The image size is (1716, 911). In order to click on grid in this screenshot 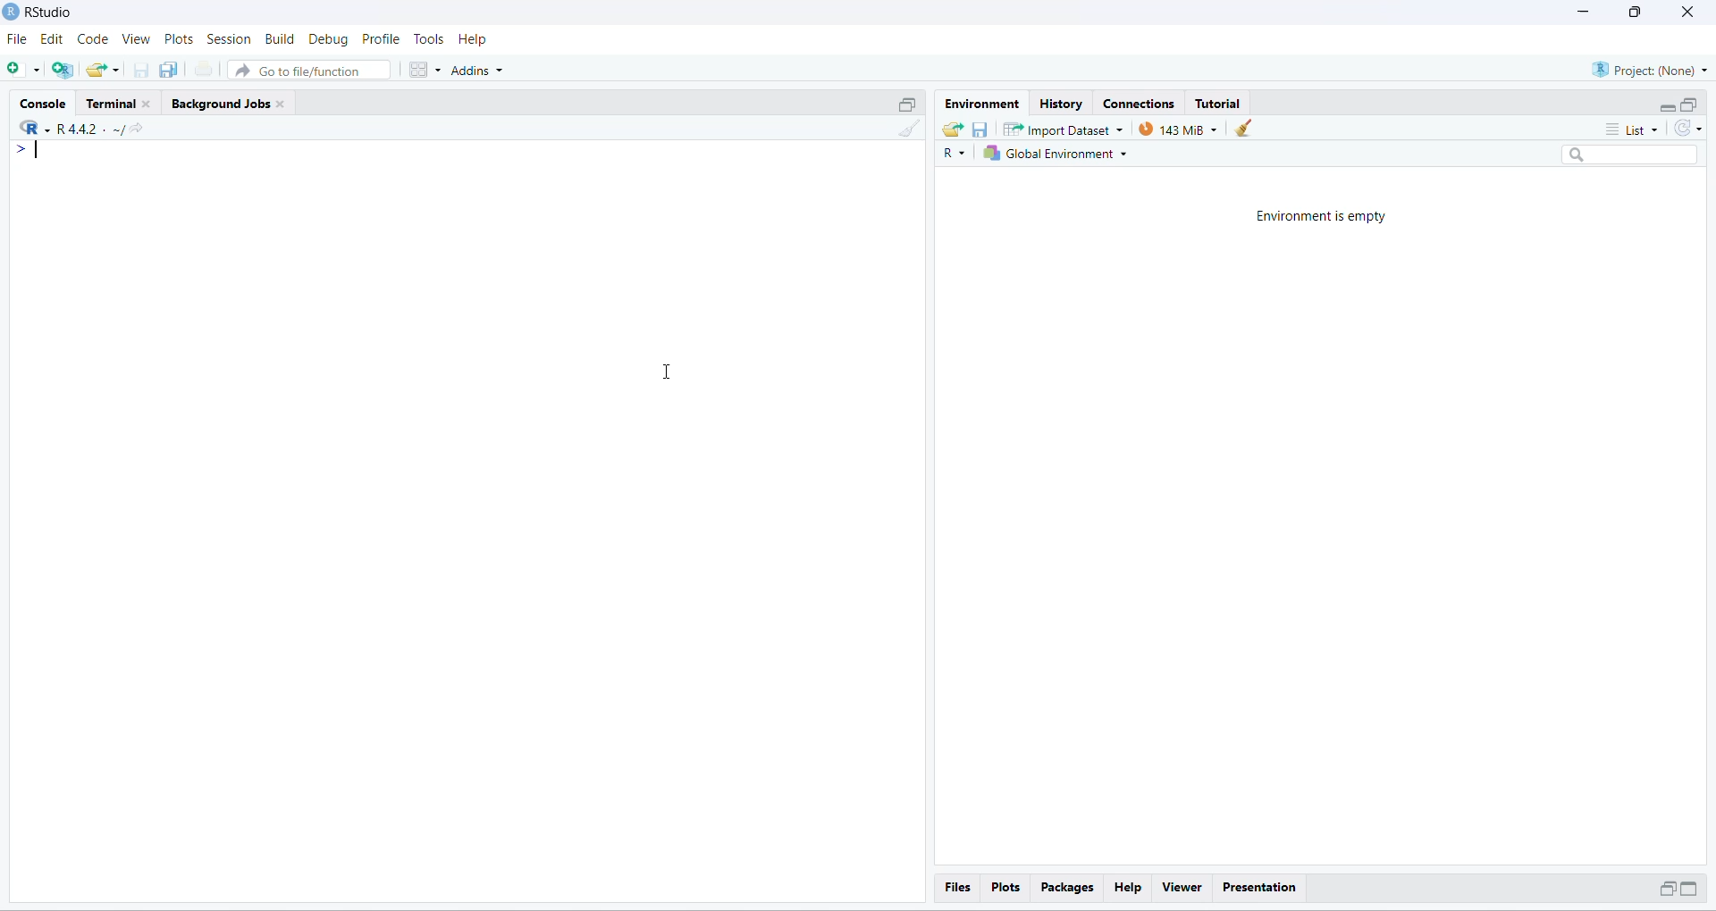, I will do `click(426, 71)`.